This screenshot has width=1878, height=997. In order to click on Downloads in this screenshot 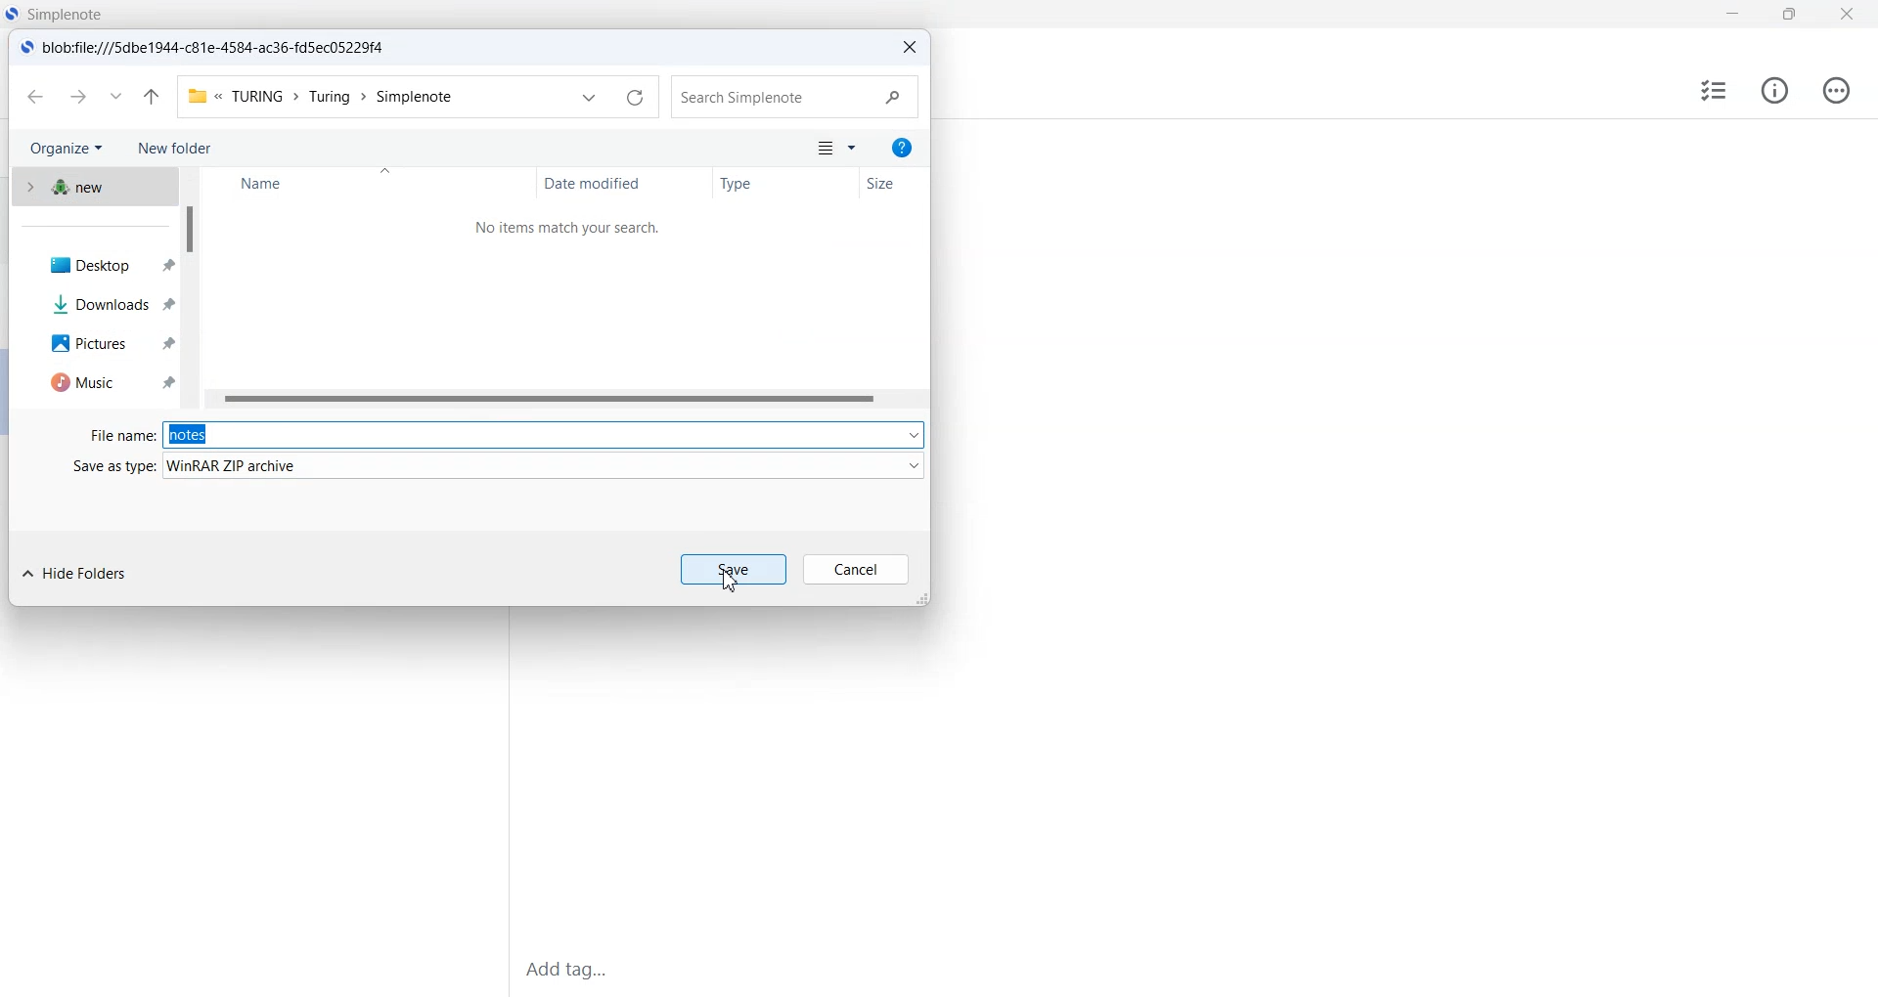, I will do `click(103, 301)`.